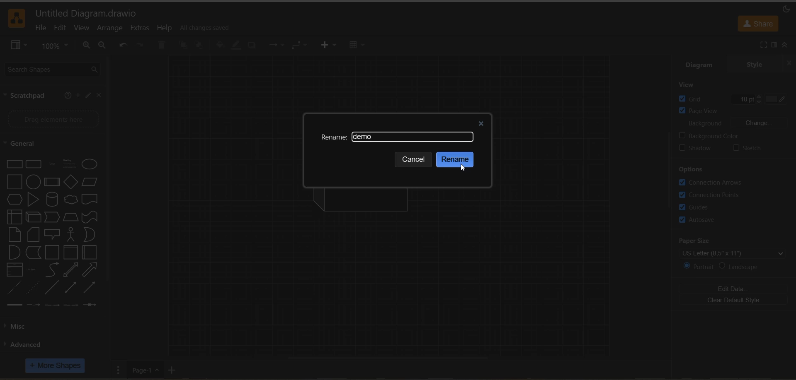  I want to click on paper size, so click(737, 247).